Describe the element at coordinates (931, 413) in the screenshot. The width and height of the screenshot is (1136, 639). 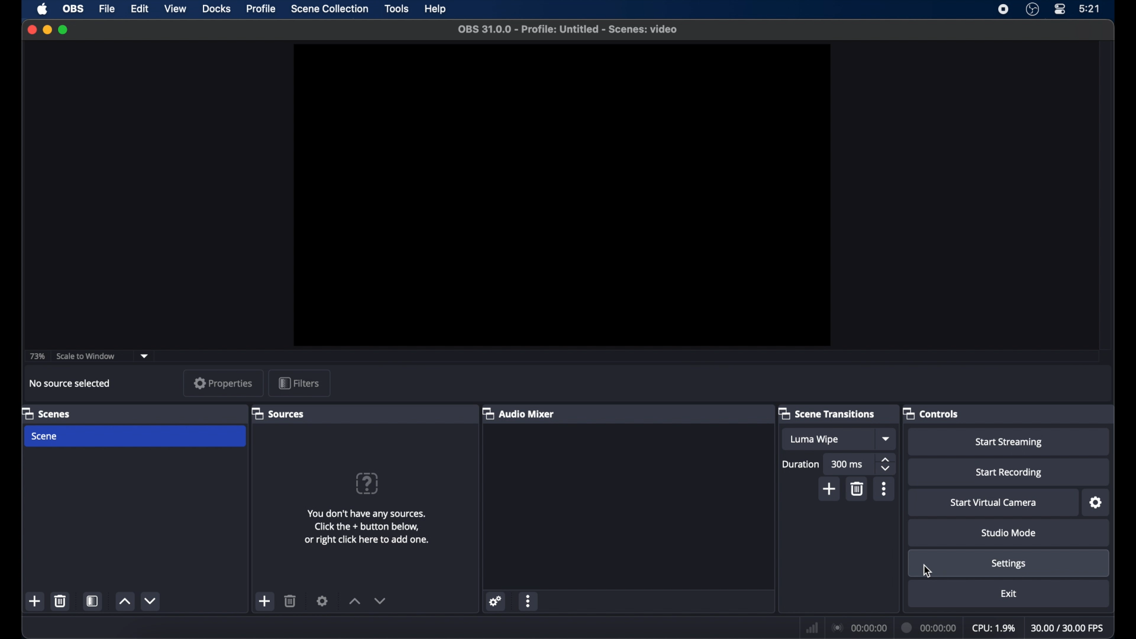
I see `controls` at that location.